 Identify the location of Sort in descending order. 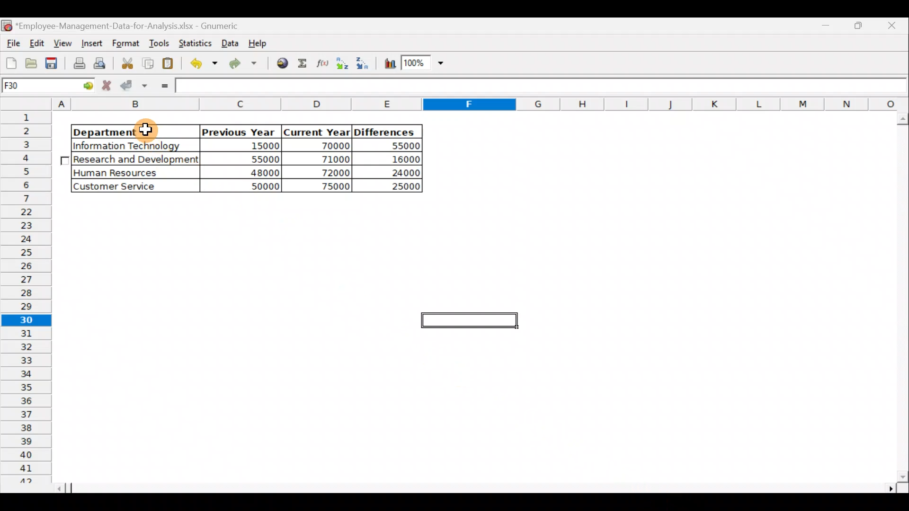
(364, 63).